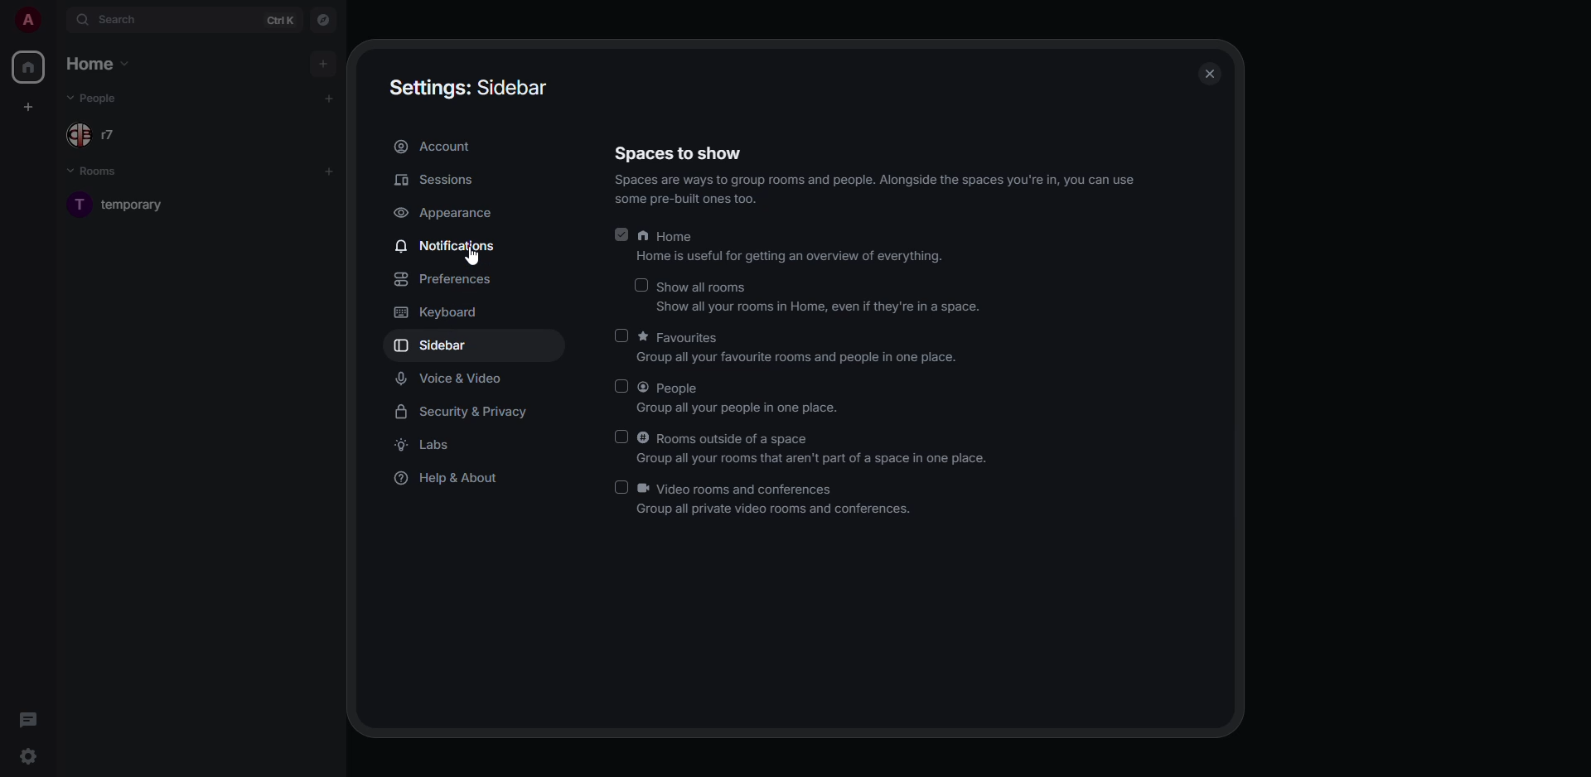  I want to click on preferences, so click(448, 280).